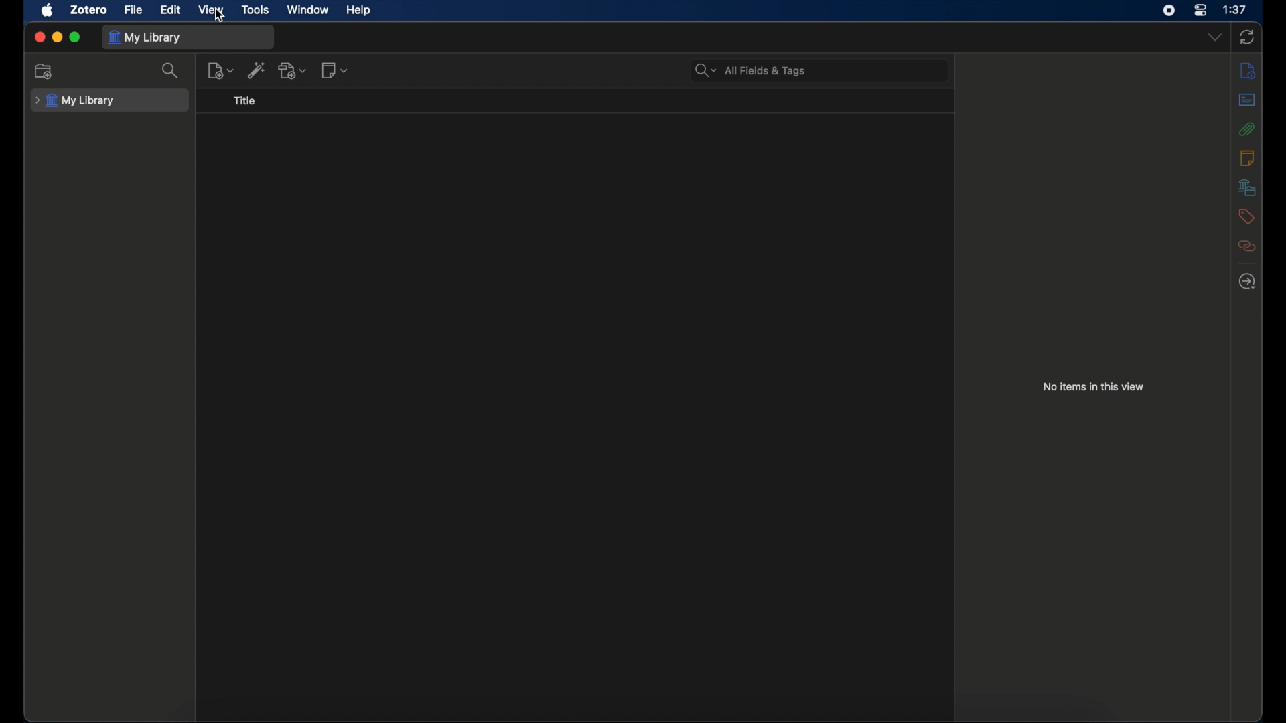 This screenshot has width=1286, height=723. Describe the element at coordinates (338, 72) in the screenshot. I see `new notes` at that location.